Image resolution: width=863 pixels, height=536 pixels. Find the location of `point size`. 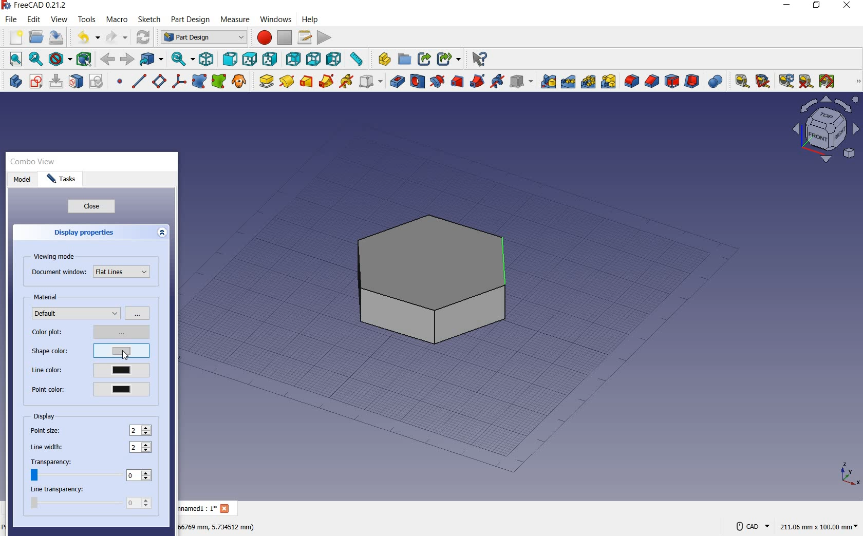

point size is located at coordinates (58, 431).